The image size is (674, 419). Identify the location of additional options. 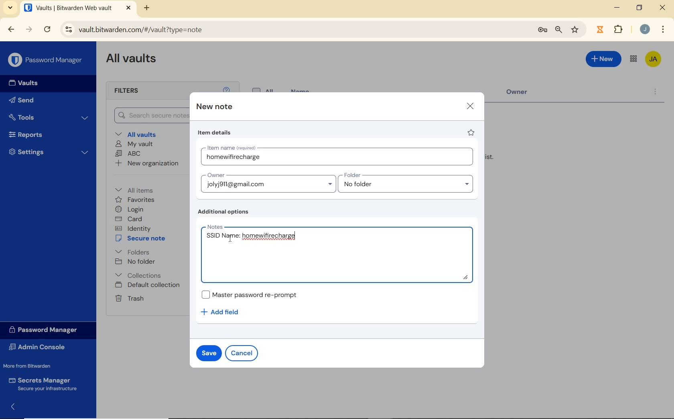
(226, 212).